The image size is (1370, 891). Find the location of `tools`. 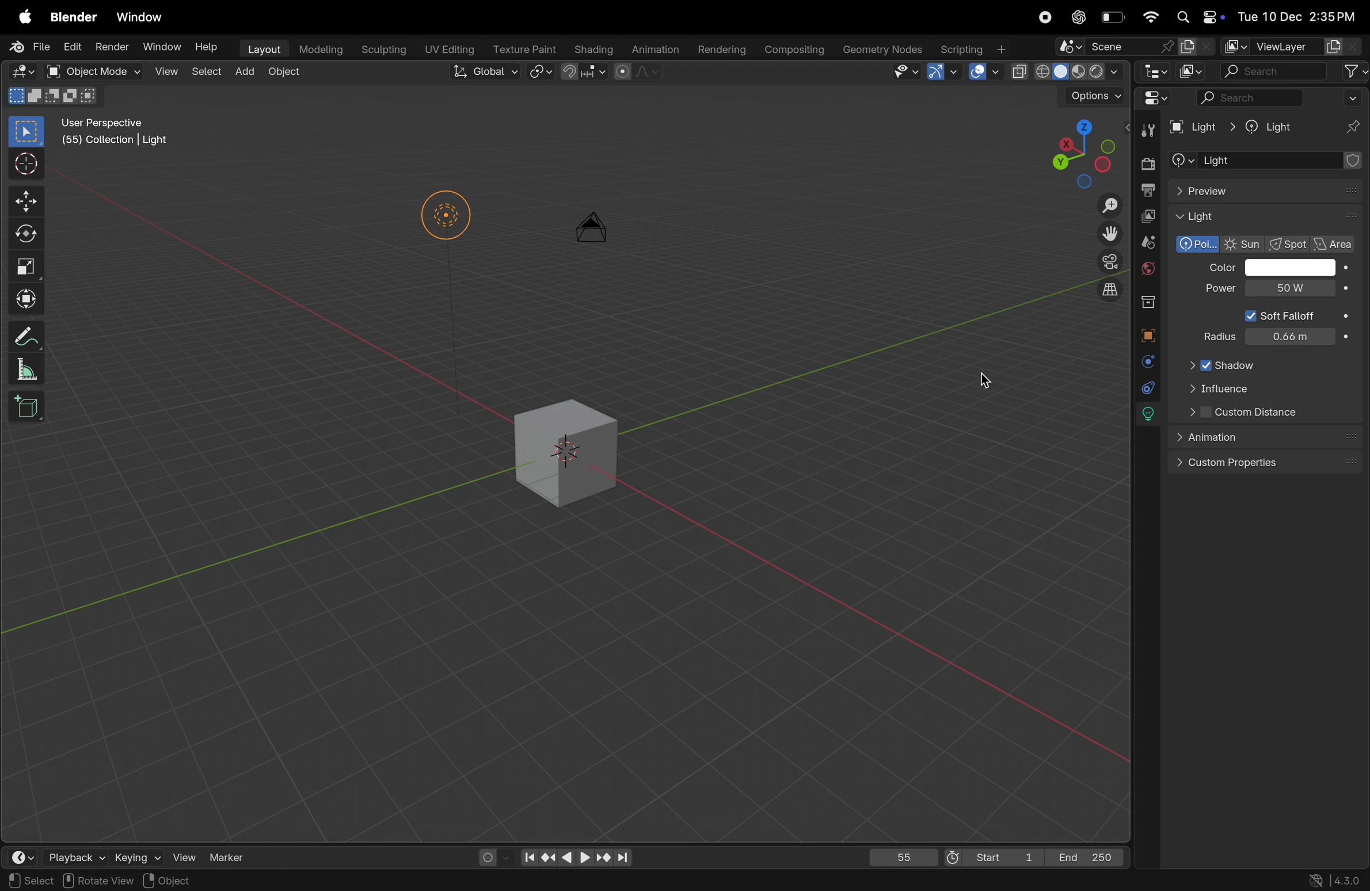

tools is located at coordinates (1147, 129).